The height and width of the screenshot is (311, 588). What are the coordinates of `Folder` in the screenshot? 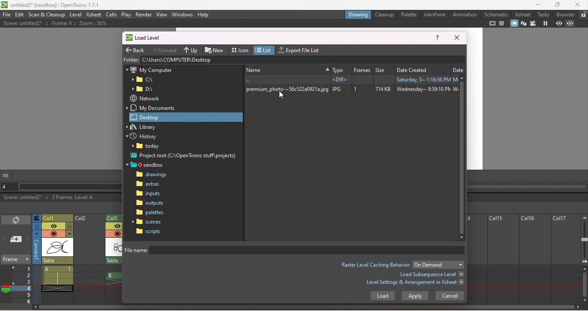 It's located at (148, 147).